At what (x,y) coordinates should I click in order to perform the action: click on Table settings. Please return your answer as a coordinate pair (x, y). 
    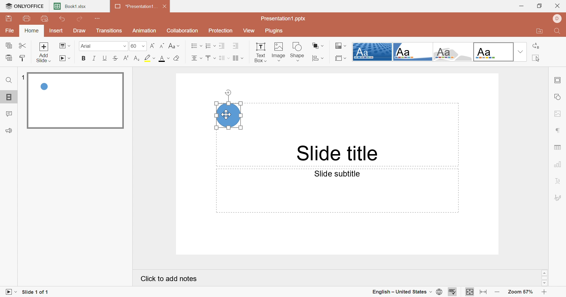
    Looking at the image, I should click on (559, 146).